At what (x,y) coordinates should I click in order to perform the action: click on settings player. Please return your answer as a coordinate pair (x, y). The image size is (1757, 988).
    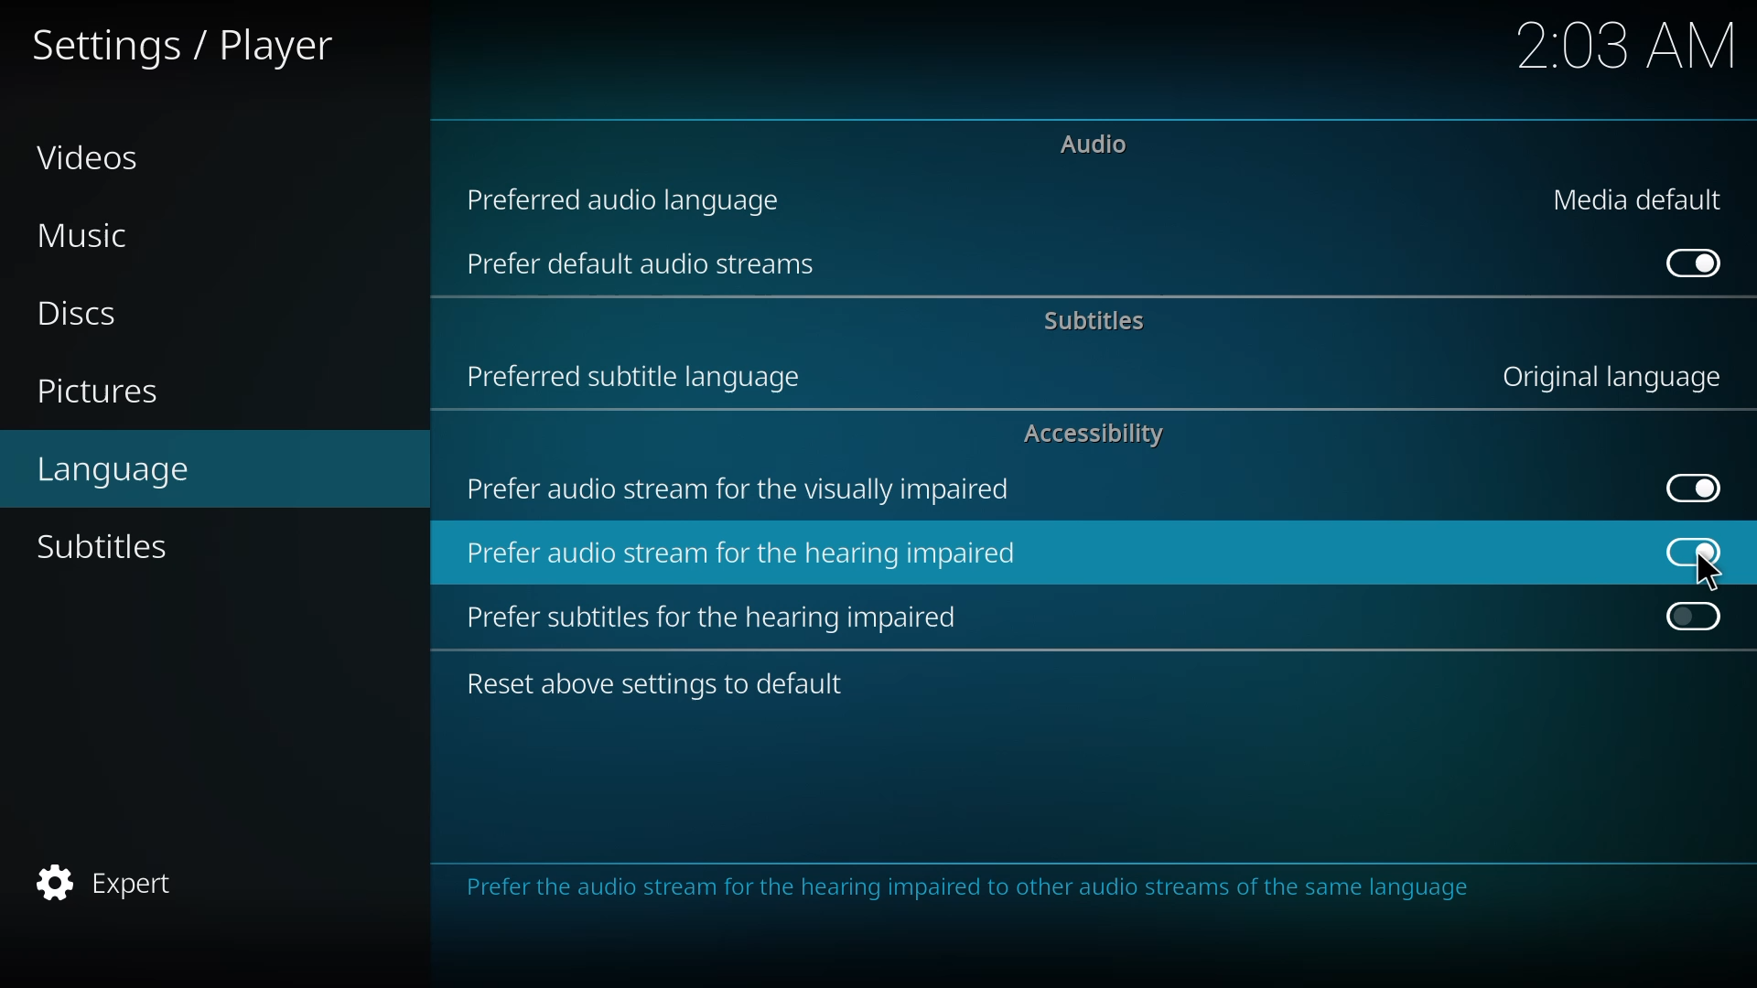
    Looking at the image, I should click on (183, 45).